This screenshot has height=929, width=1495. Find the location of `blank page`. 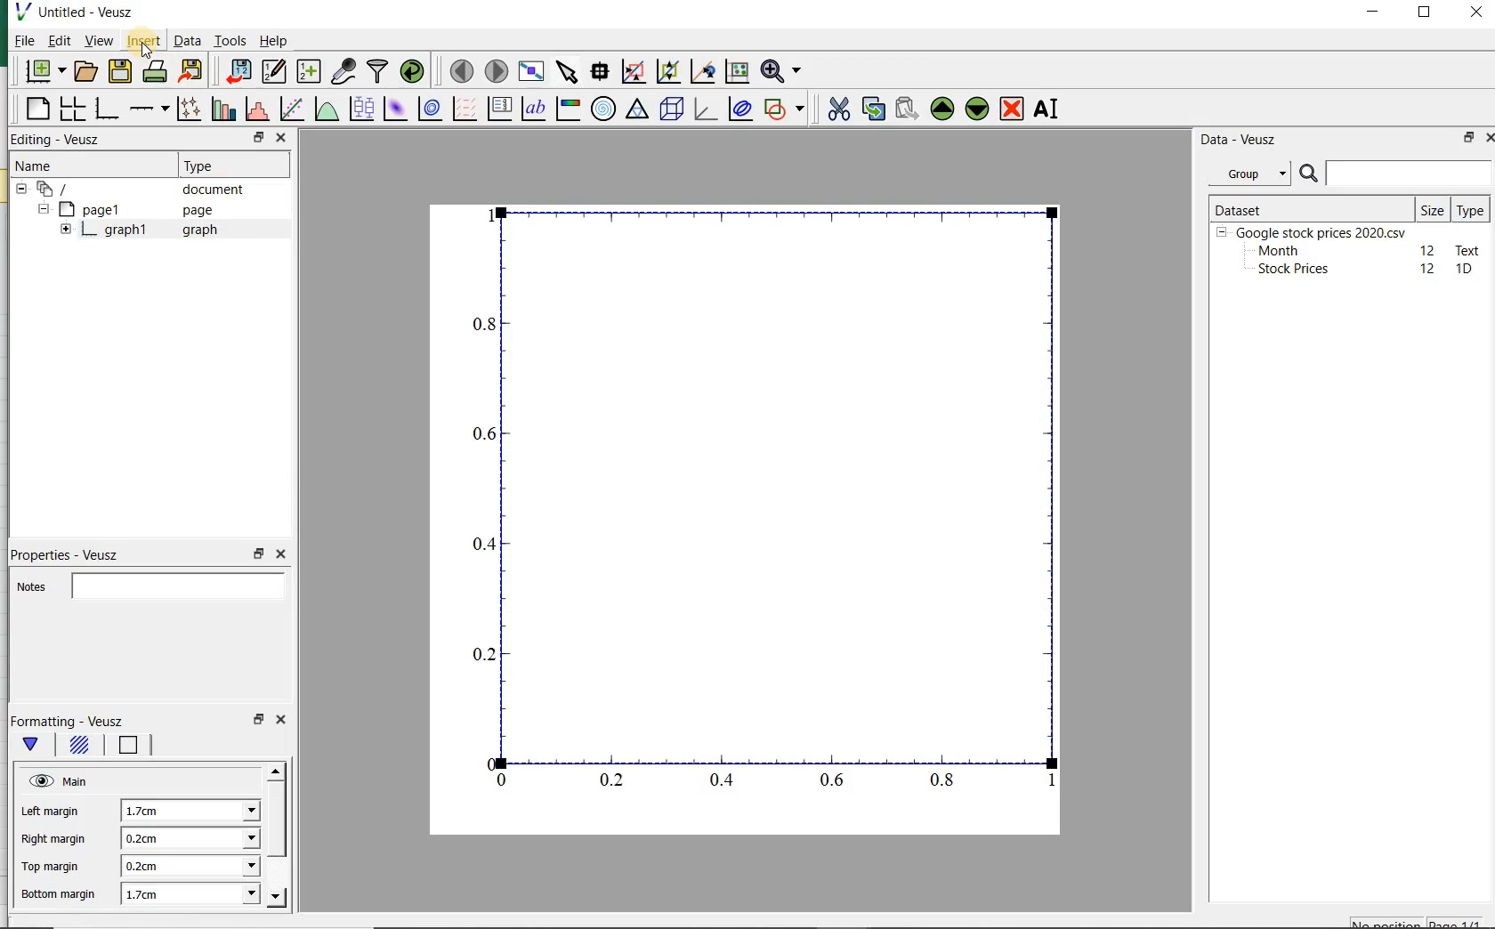

blank page is located at coordinates (36, 111).